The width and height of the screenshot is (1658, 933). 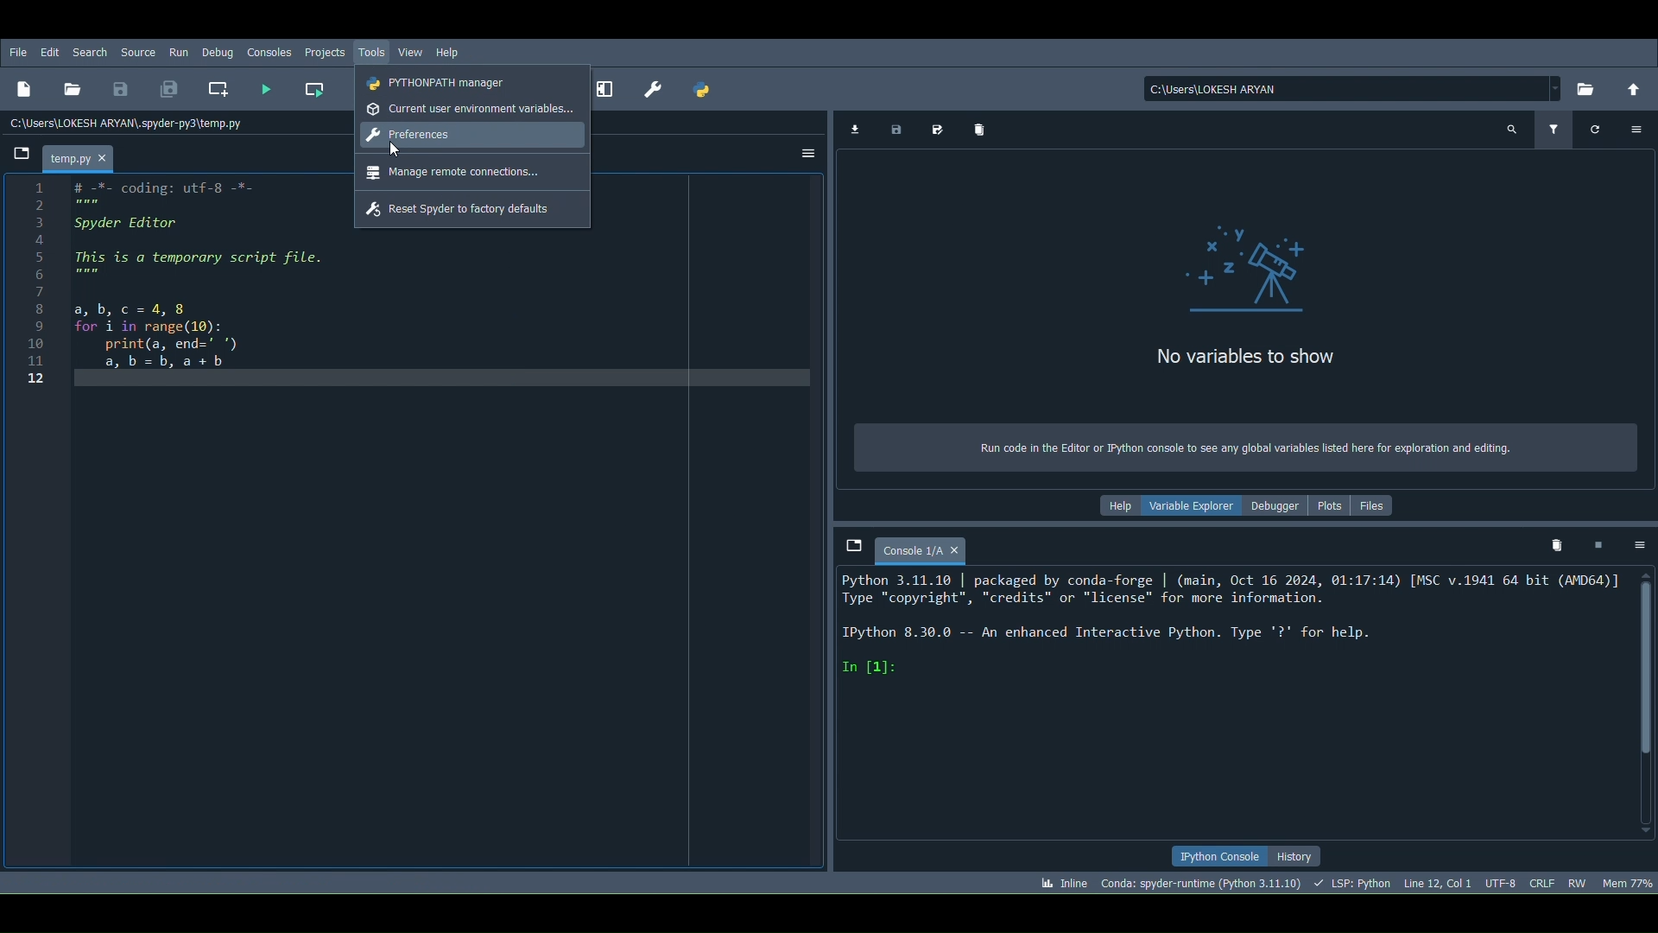 What do you see at coordinates (987, 130) in the screenshot?
I see `Remove all variables` at bounding box center [987, 130].